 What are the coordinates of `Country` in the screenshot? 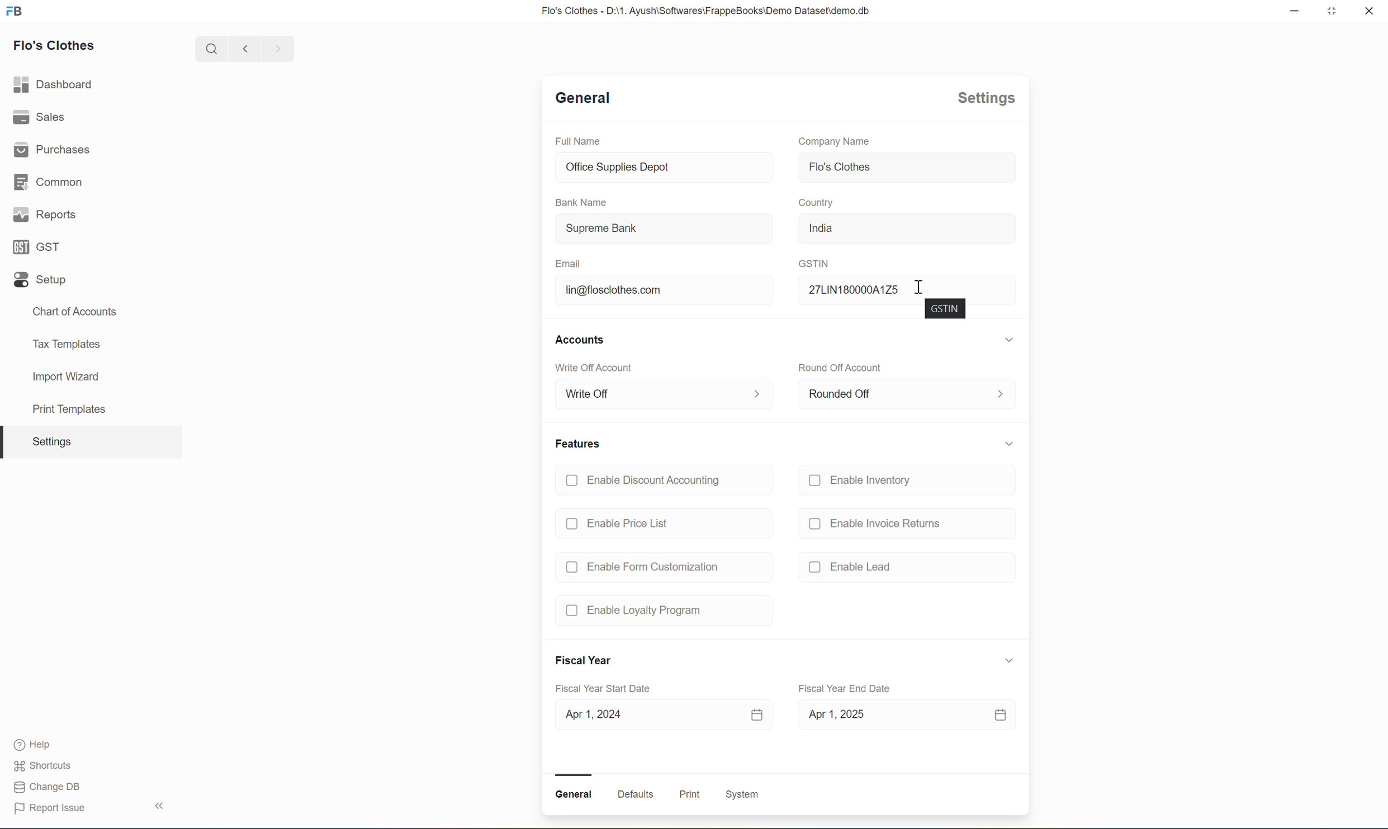 It's located at (816, 202).